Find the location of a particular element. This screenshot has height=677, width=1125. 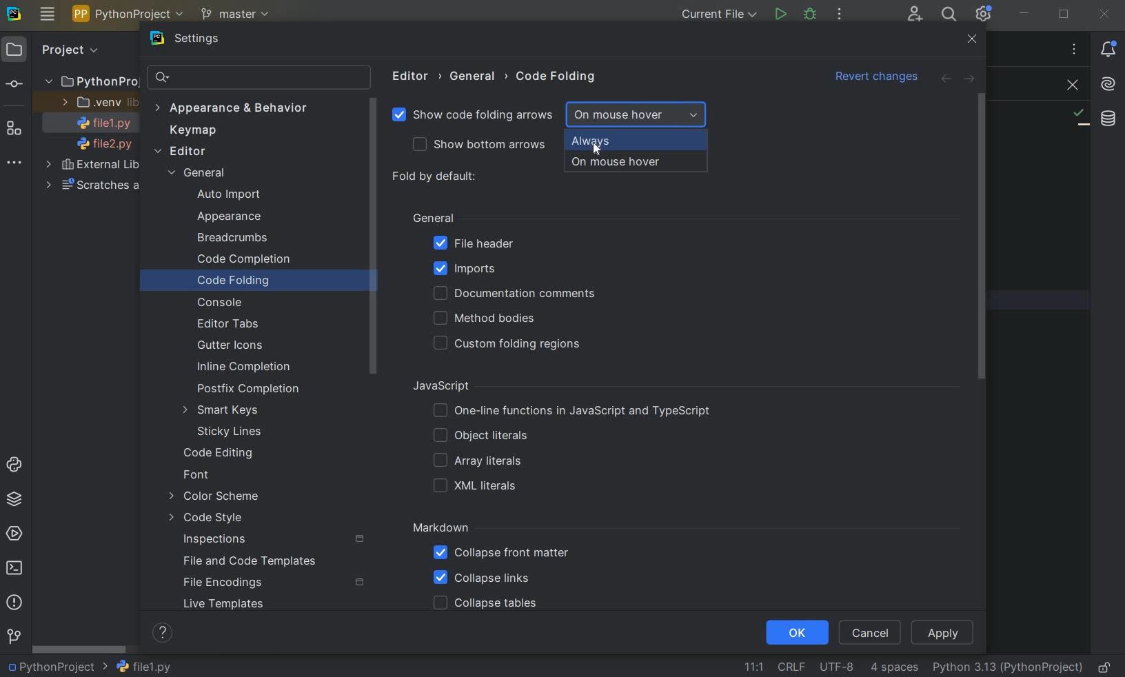

MINIMIZE is located at coordinates (1024, 14).